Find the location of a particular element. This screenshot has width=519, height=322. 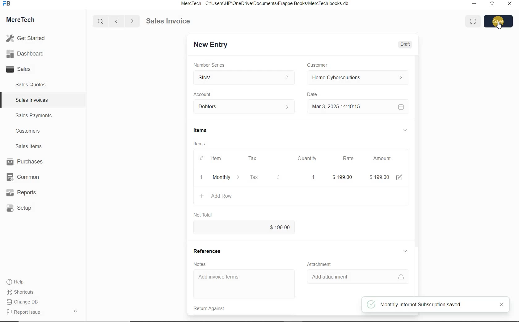

Sales is located at coordinates (28, 69).